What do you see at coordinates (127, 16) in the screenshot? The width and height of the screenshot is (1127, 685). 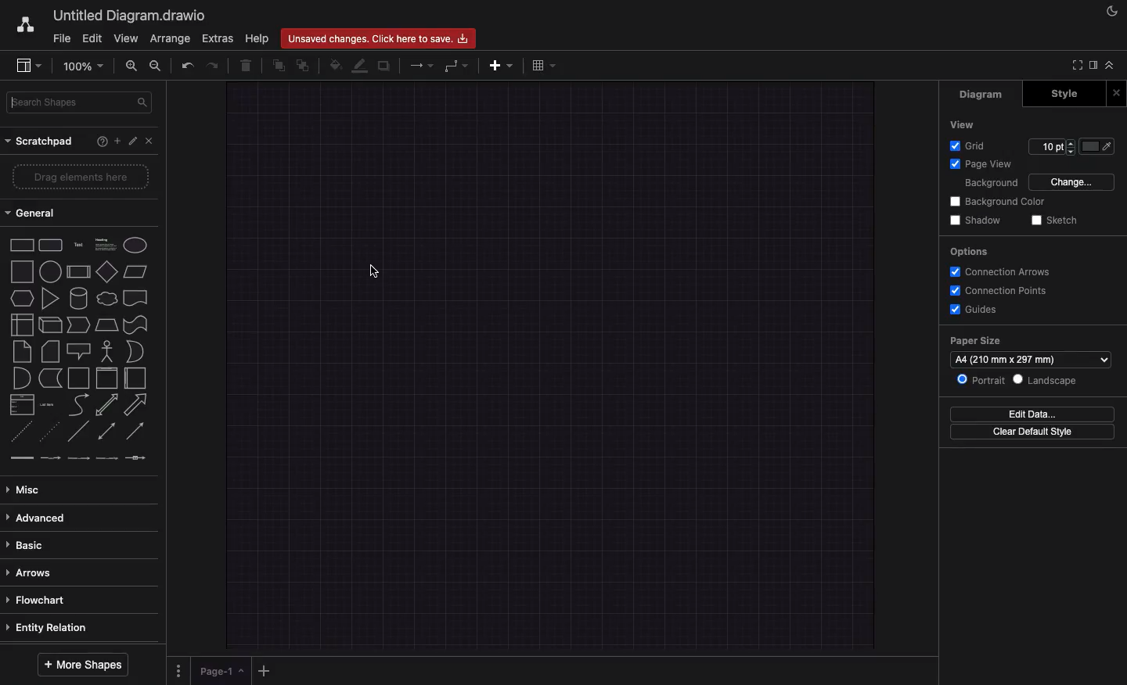 I see `Untitled` at bounding box center [127, 16].